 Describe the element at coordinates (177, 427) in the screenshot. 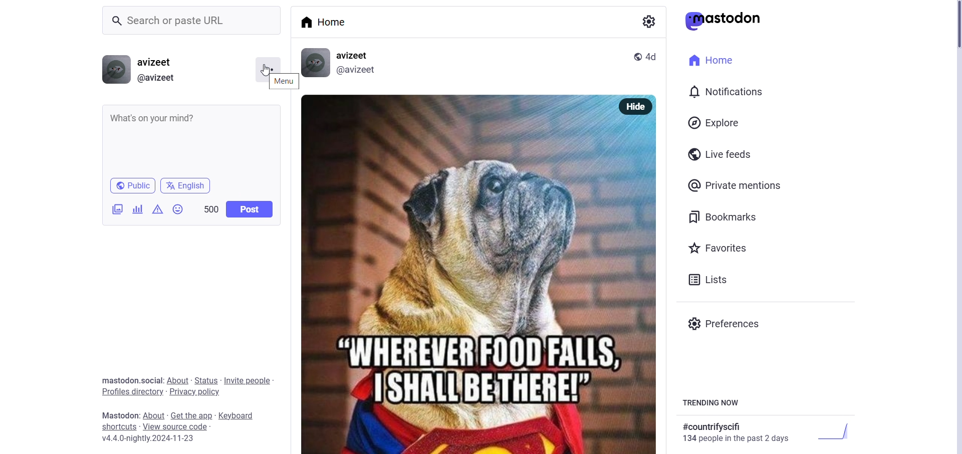

I see `source code` at that location.